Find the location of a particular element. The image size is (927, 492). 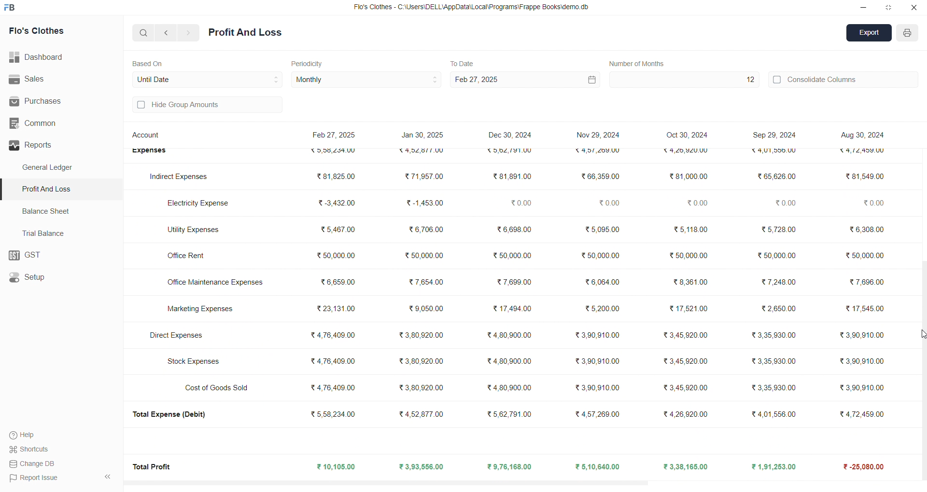

₹-1,453.00 is located at coordinates (424, 203).